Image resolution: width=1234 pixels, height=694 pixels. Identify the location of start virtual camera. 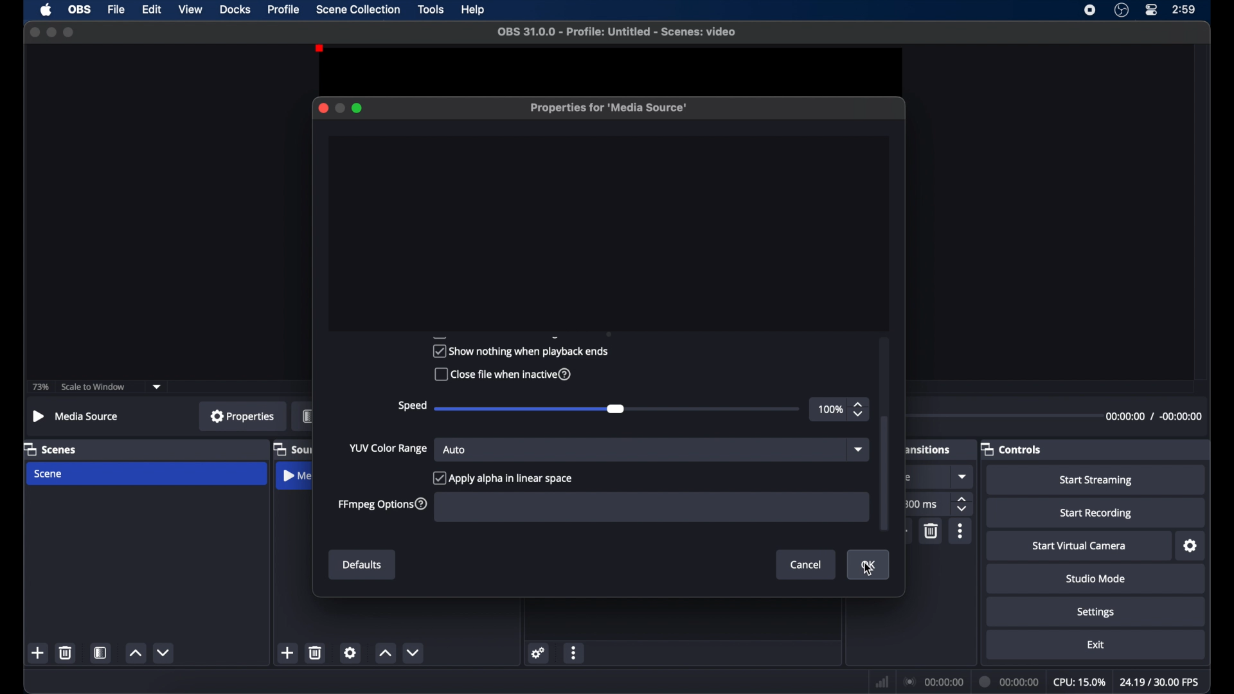
(1080, 546).